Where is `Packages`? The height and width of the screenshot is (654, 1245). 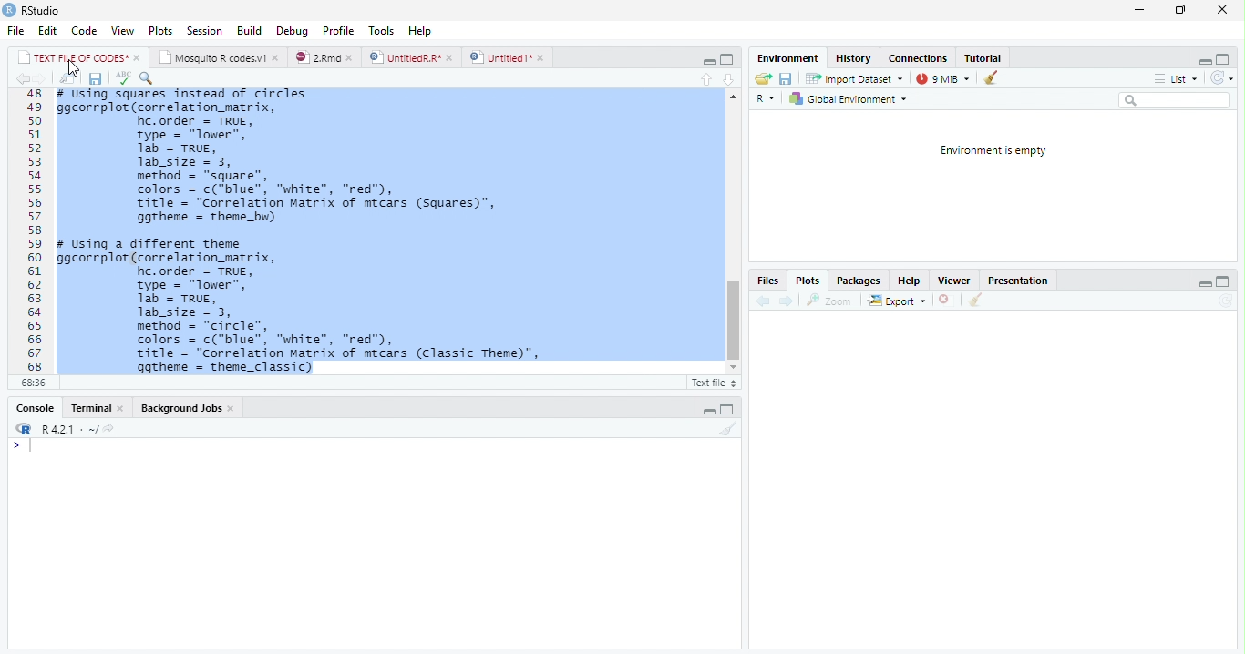 Packages is located at coordinates (856, 281).